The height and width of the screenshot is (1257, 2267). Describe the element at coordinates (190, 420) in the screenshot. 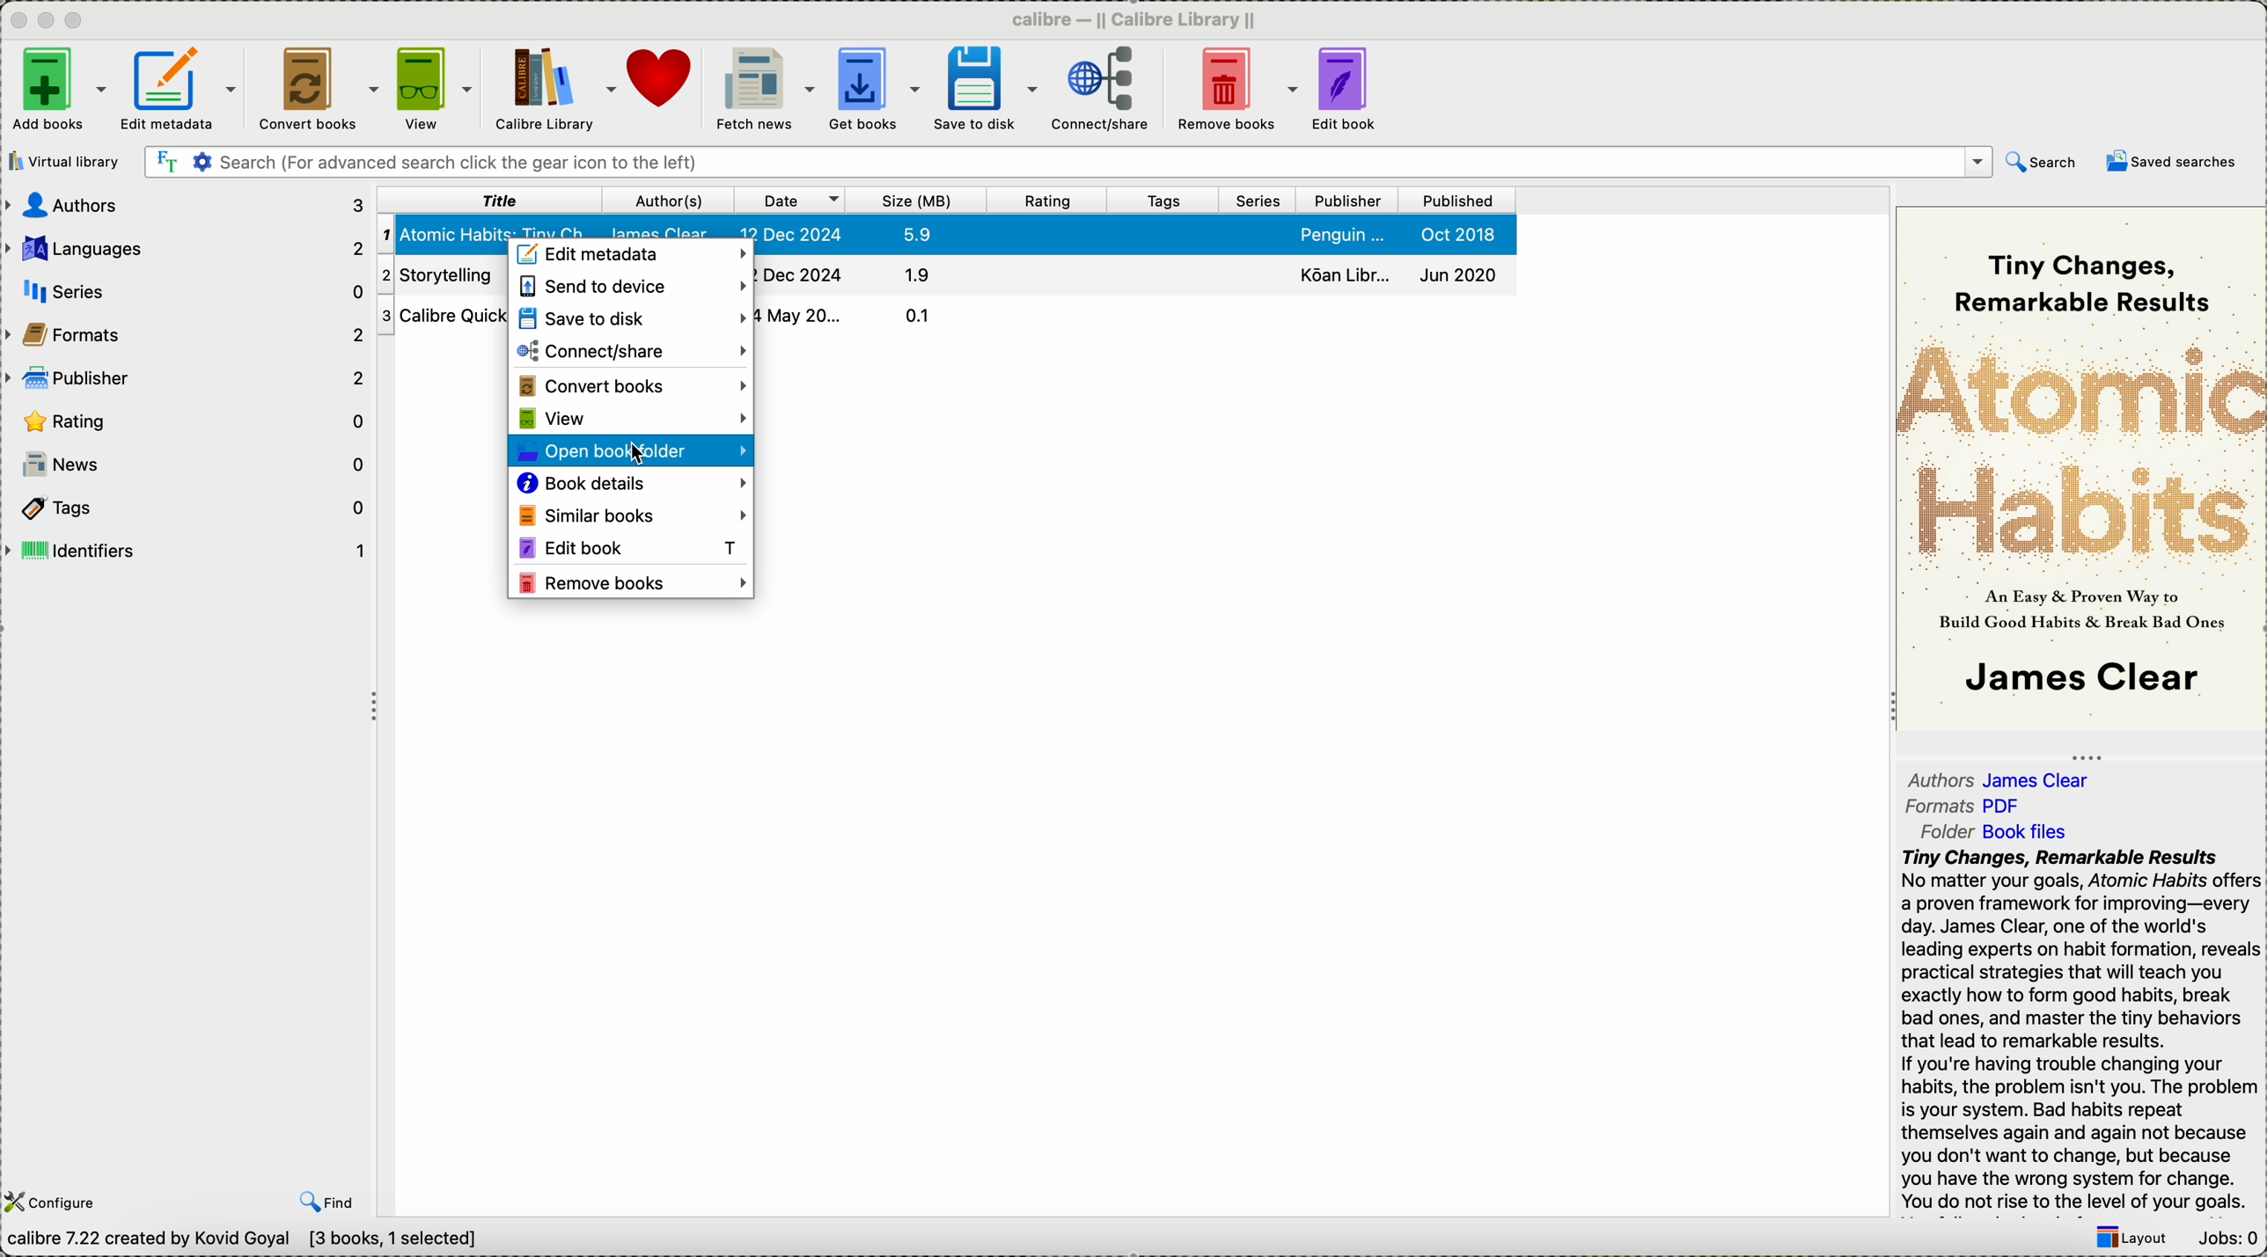

I see `rating` at that location.